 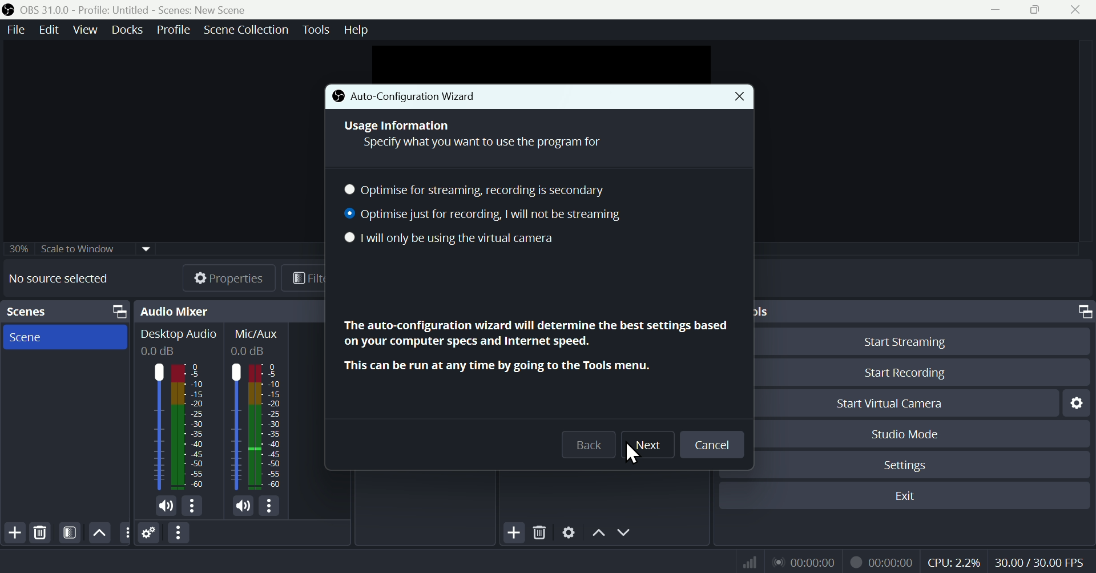 I want to click on Usage Information
Specify what you want to use the program for, so click(x=473, y=134).